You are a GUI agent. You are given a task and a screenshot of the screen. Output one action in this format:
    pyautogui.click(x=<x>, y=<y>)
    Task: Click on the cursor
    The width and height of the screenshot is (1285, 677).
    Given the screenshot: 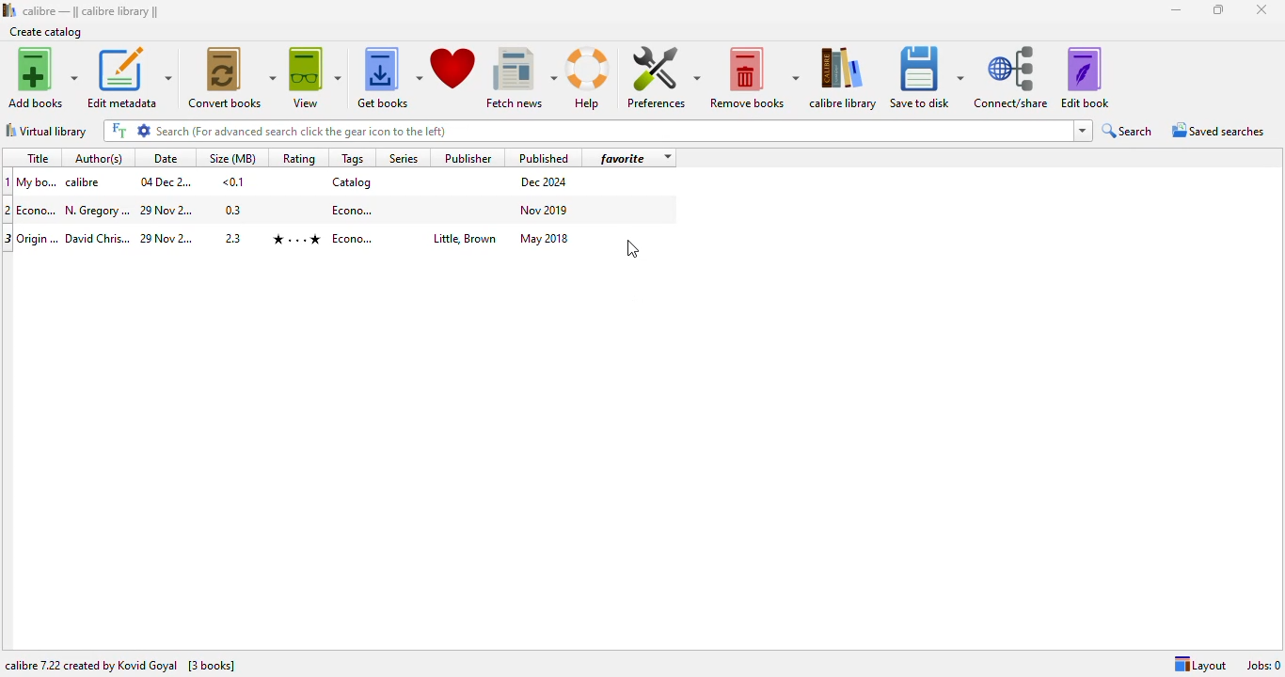 What is the action you would take?
    pyautogui.click(x=633, y=248)
    